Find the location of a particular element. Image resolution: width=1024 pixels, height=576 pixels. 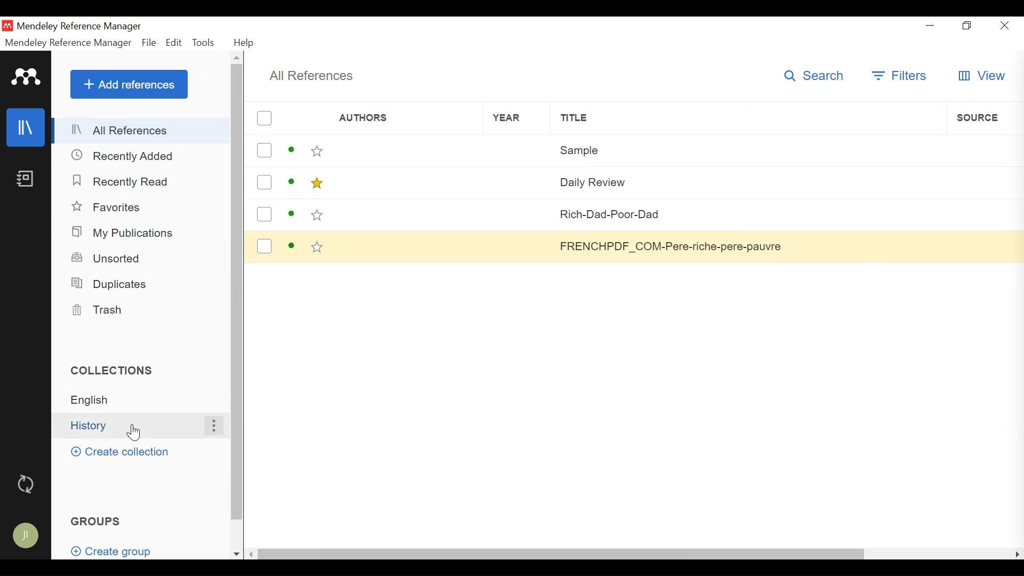

Favorites is located at coordinates (108, 207).